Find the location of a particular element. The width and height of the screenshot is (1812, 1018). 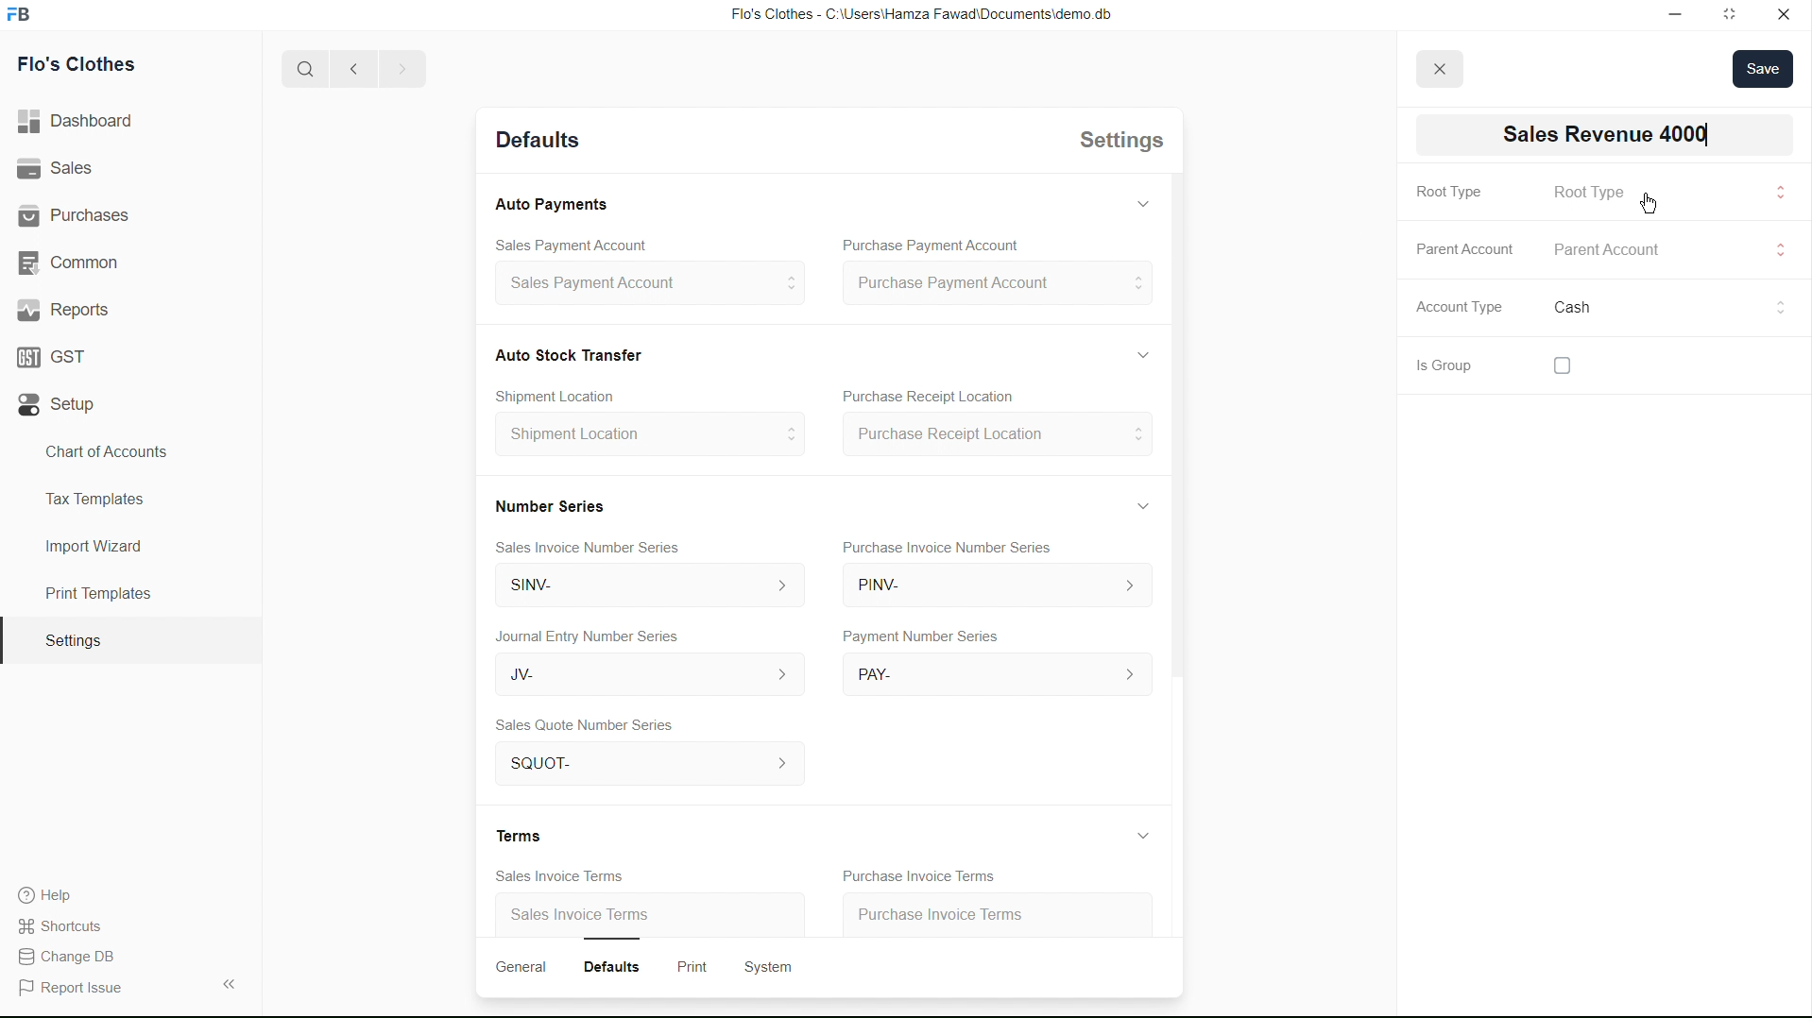

SQuOT- > is located at coordinates (643, 765).